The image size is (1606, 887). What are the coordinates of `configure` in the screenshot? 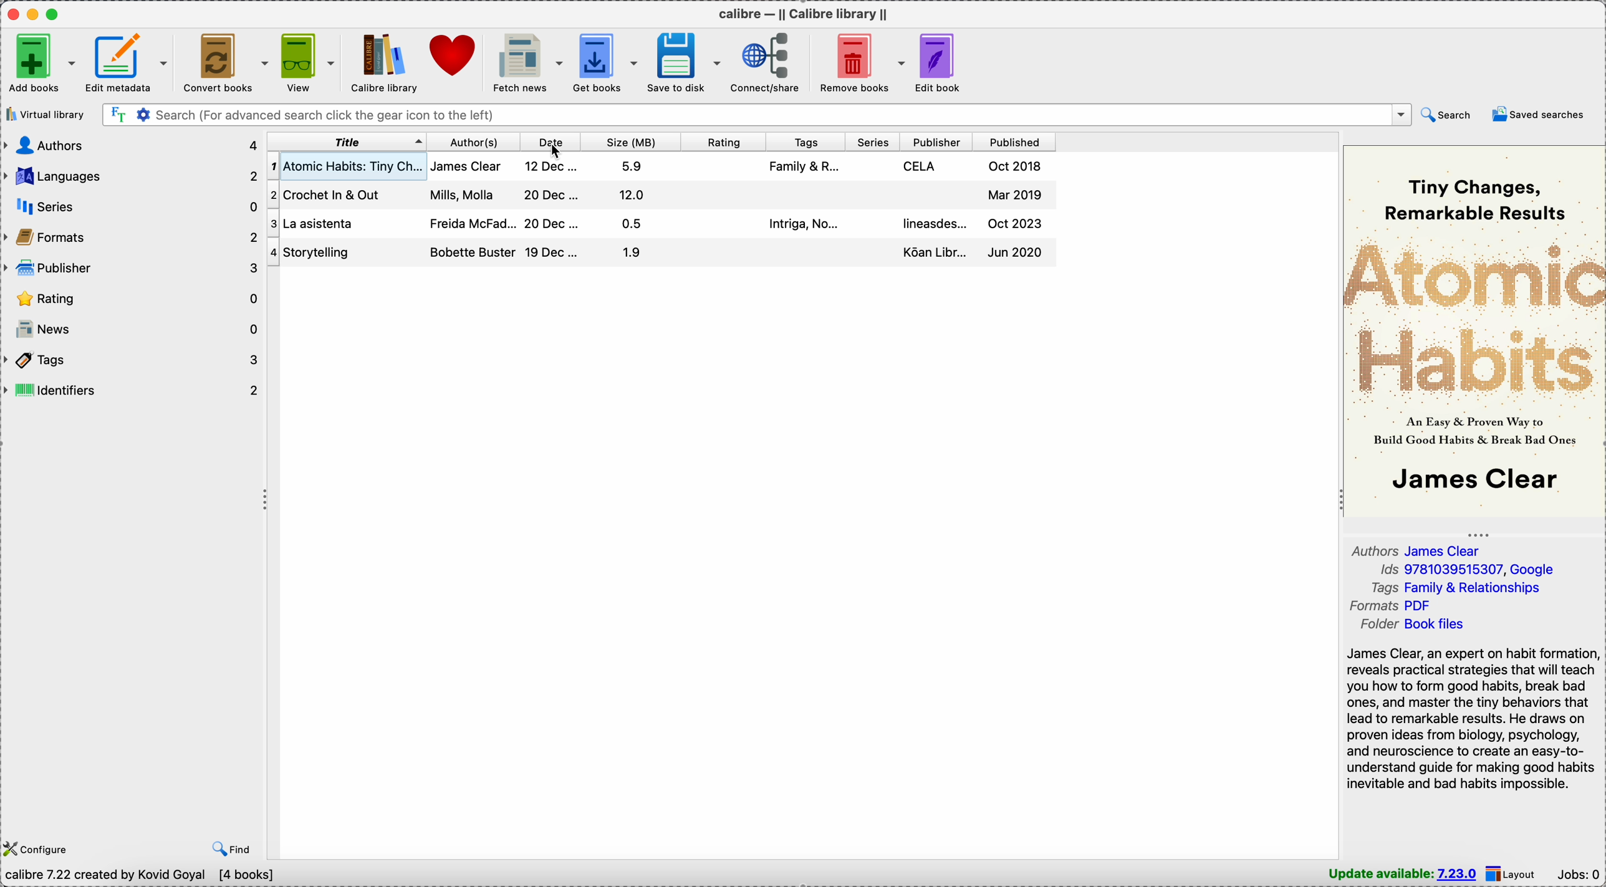 It's located at (38, 847).